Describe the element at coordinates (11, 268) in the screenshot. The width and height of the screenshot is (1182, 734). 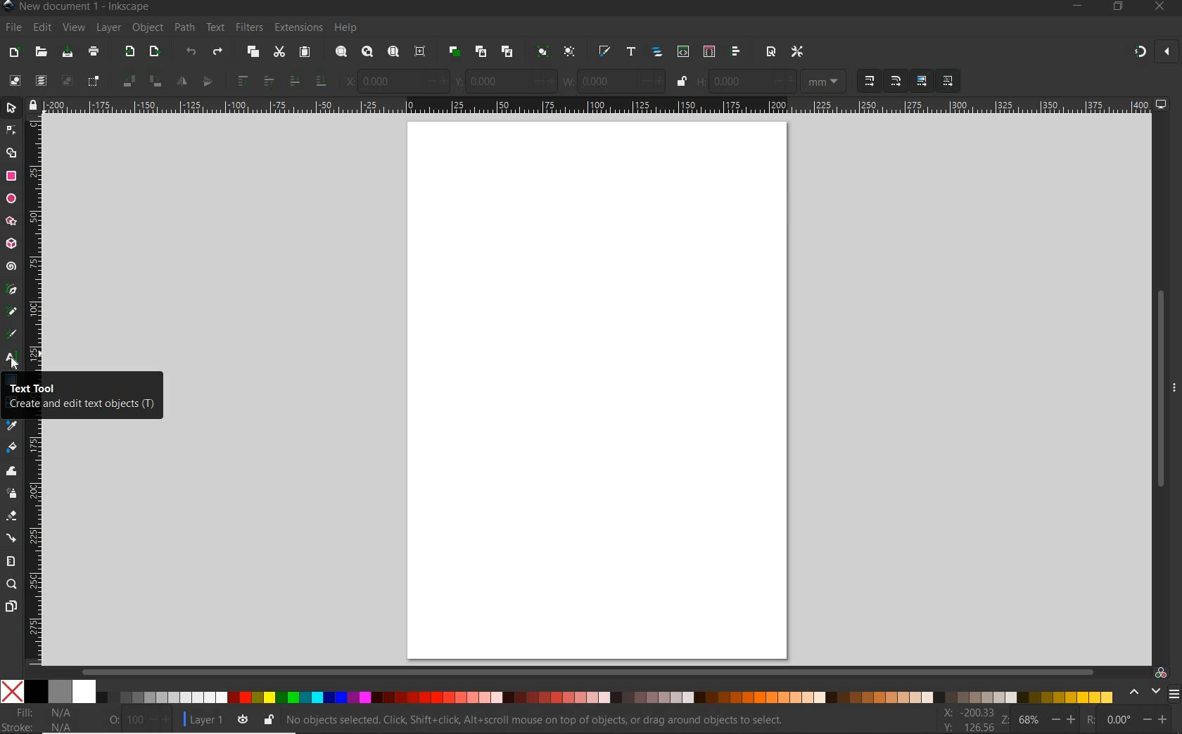
I see `spiral tool` at that location.